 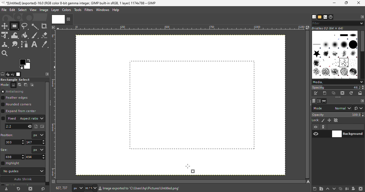 What do you see at coordinates (334, 188) in the screenshot?
I see `Lower this layer` at bounding box center [334, 188].